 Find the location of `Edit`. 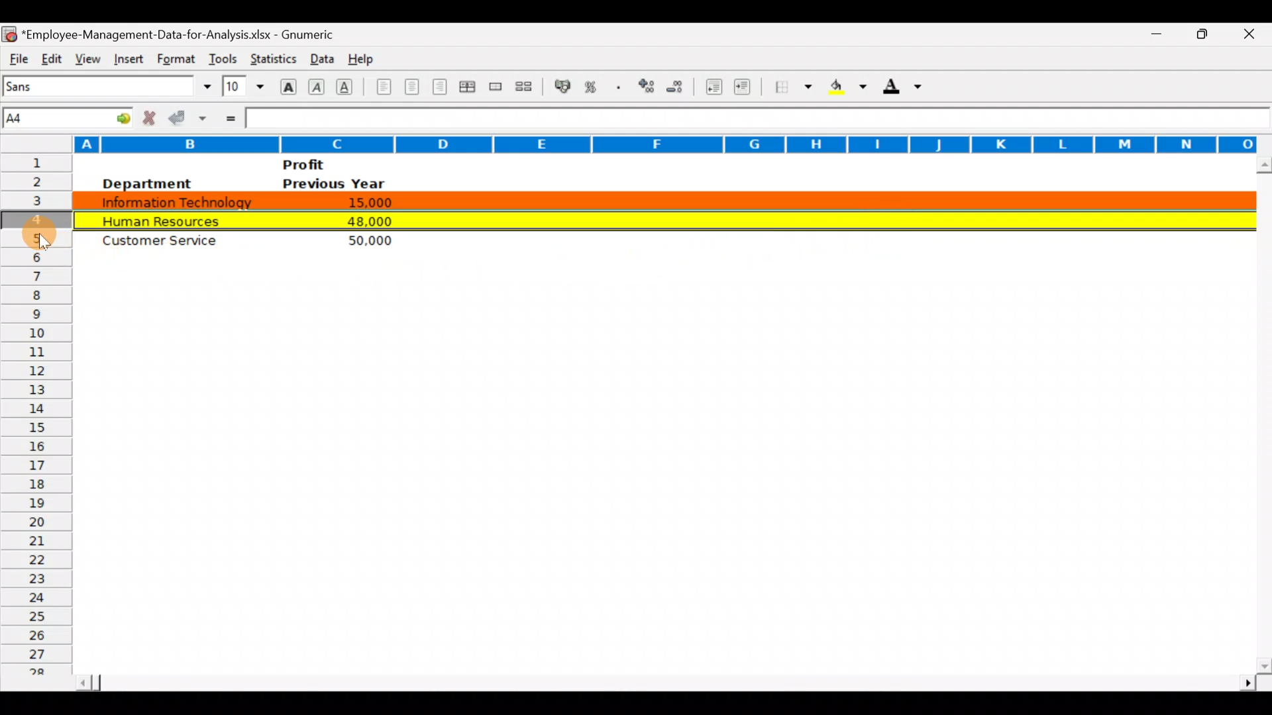

Edit is located at coordinates (51, 57).